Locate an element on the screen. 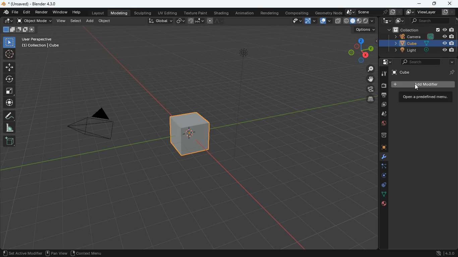  cube is located at coordinates (417, 44).